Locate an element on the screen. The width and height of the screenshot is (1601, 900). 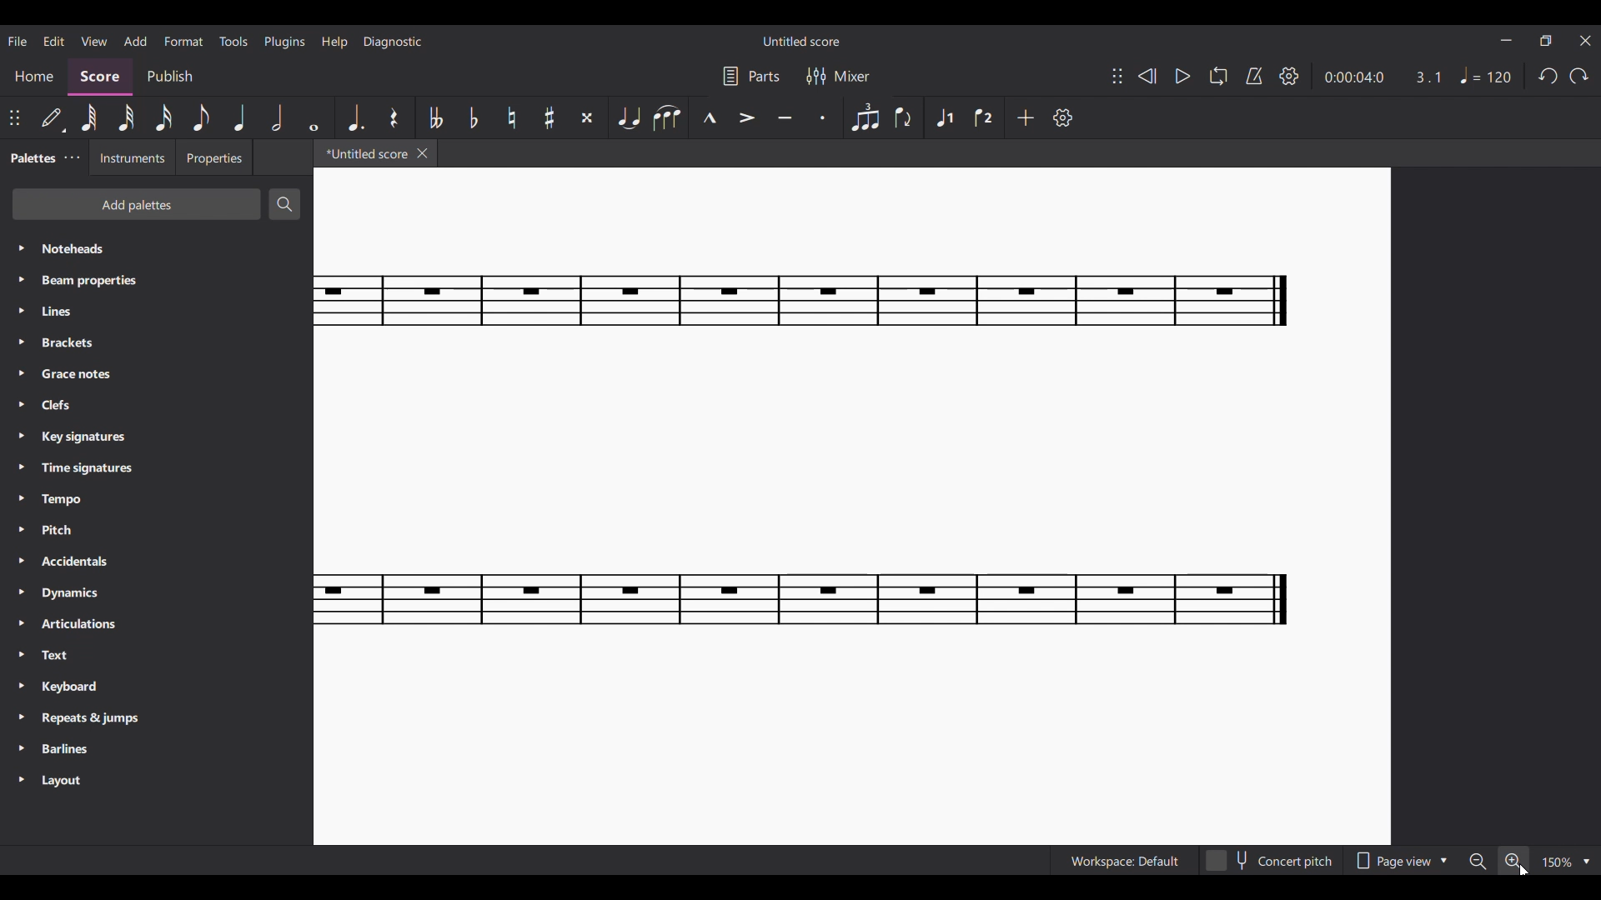
Grace notes is located at coordinates (157, 374).